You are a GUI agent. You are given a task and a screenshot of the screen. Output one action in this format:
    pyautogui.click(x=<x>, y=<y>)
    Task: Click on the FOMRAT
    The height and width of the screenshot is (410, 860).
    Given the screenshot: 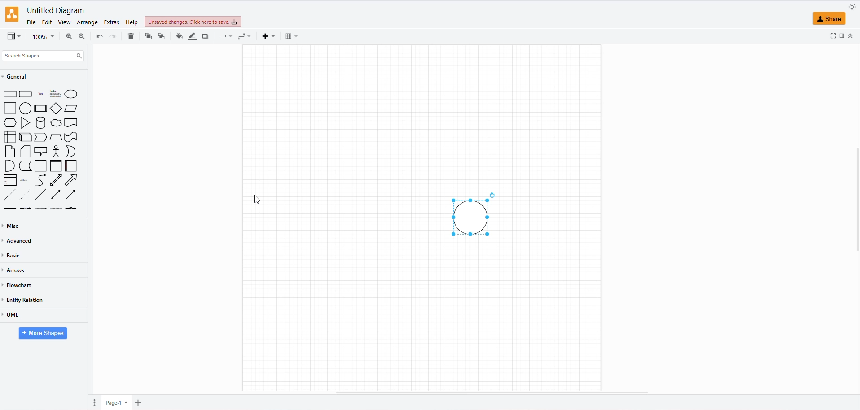 What is the action you would take?
    pyautogui.click(x=842, y=35)
    